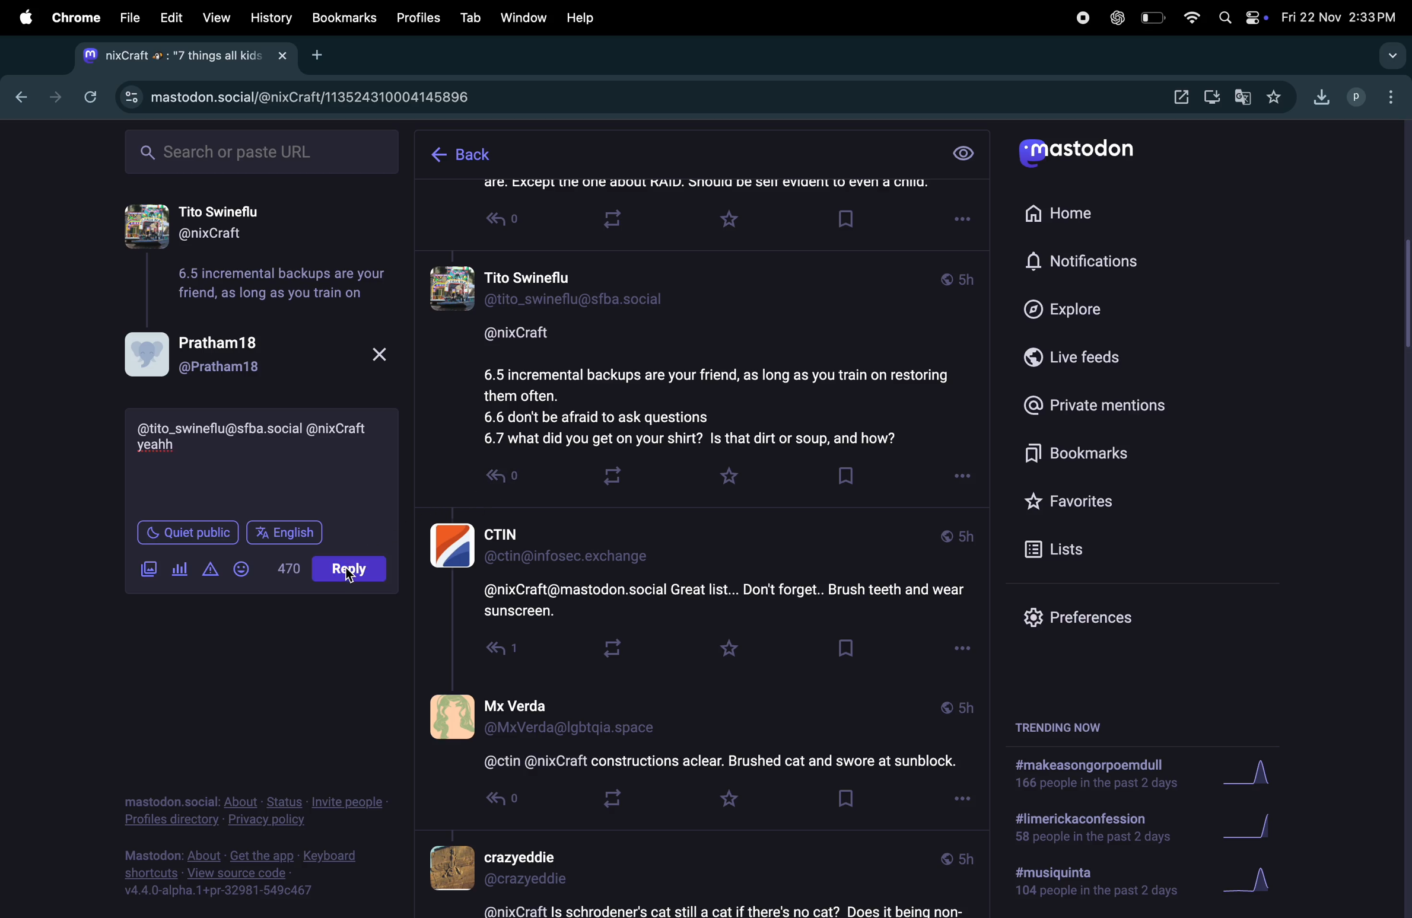 The image size is (1412, 918). I want to click on search bar, so click(262, 153).